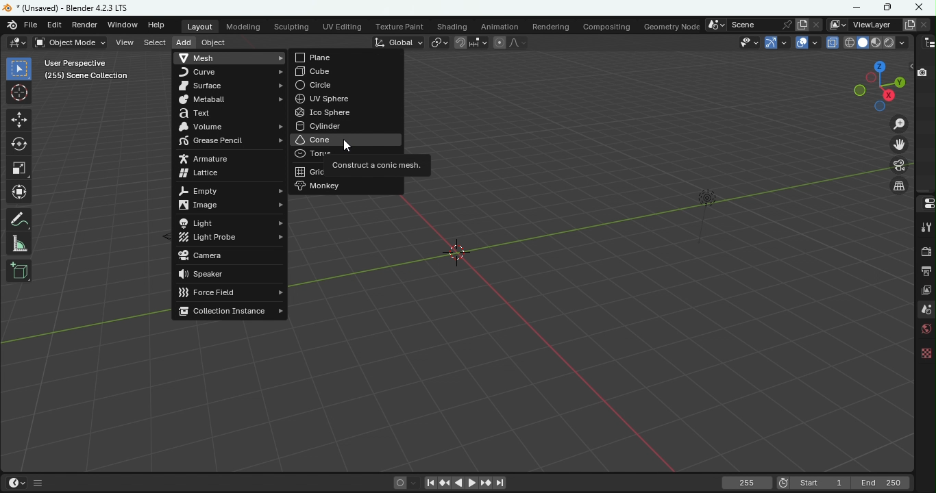 The height and width of the screenshot is (493, 936). I want to click on Jump to next/previous keyframe, so click(445, 483).